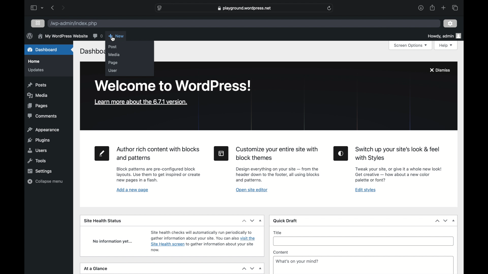  Describe the element at coordinates (42, 8) in the screenshot. I see `dropdown` at that location.